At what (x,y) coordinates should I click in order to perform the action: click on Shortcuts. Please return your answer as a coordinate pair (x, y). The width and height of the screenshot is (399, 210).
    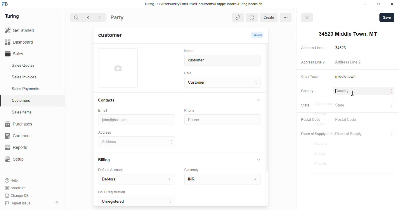
    Looking at the image, I should click on (17, 188).